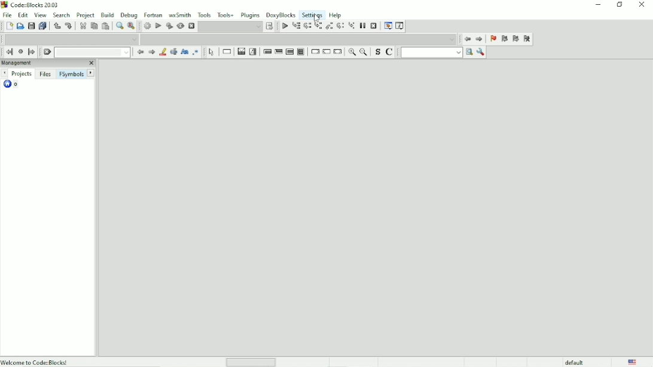 The image size is (653, 367). I want to click on DoxyBlocks, so click(280, 15).